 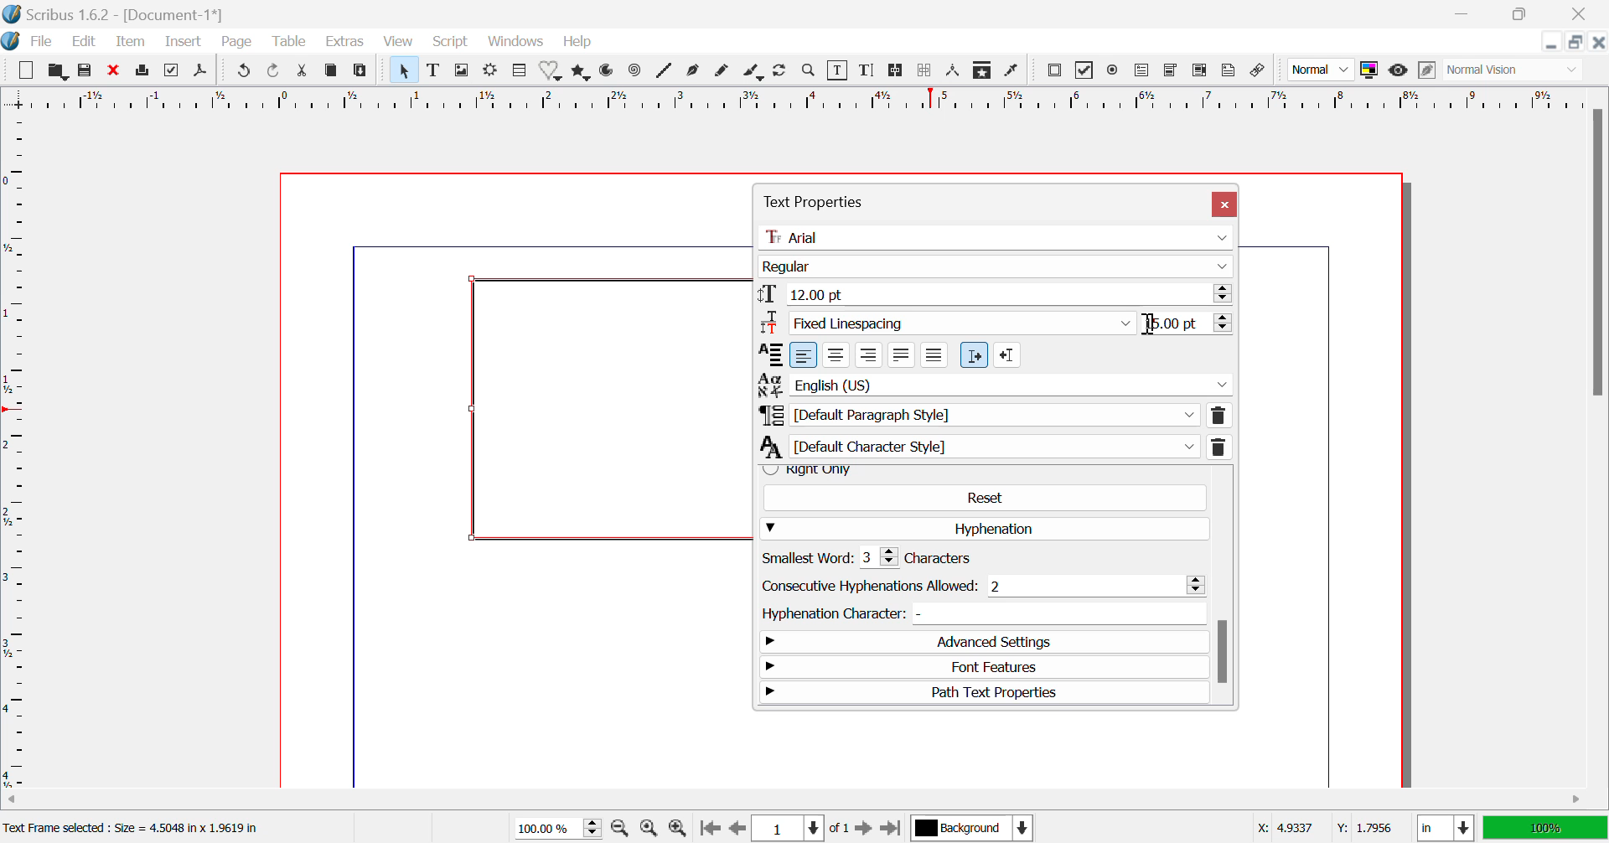 I want to click on Right Only, so click(x=980, y=470).